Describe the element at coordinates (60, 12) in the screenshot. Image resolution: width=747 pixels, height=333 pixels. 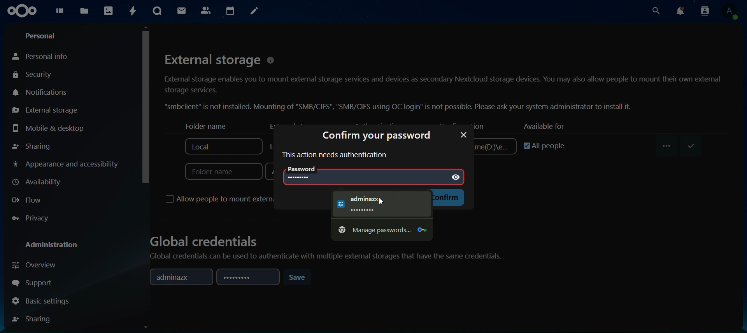
I see `dashboard` at that location.